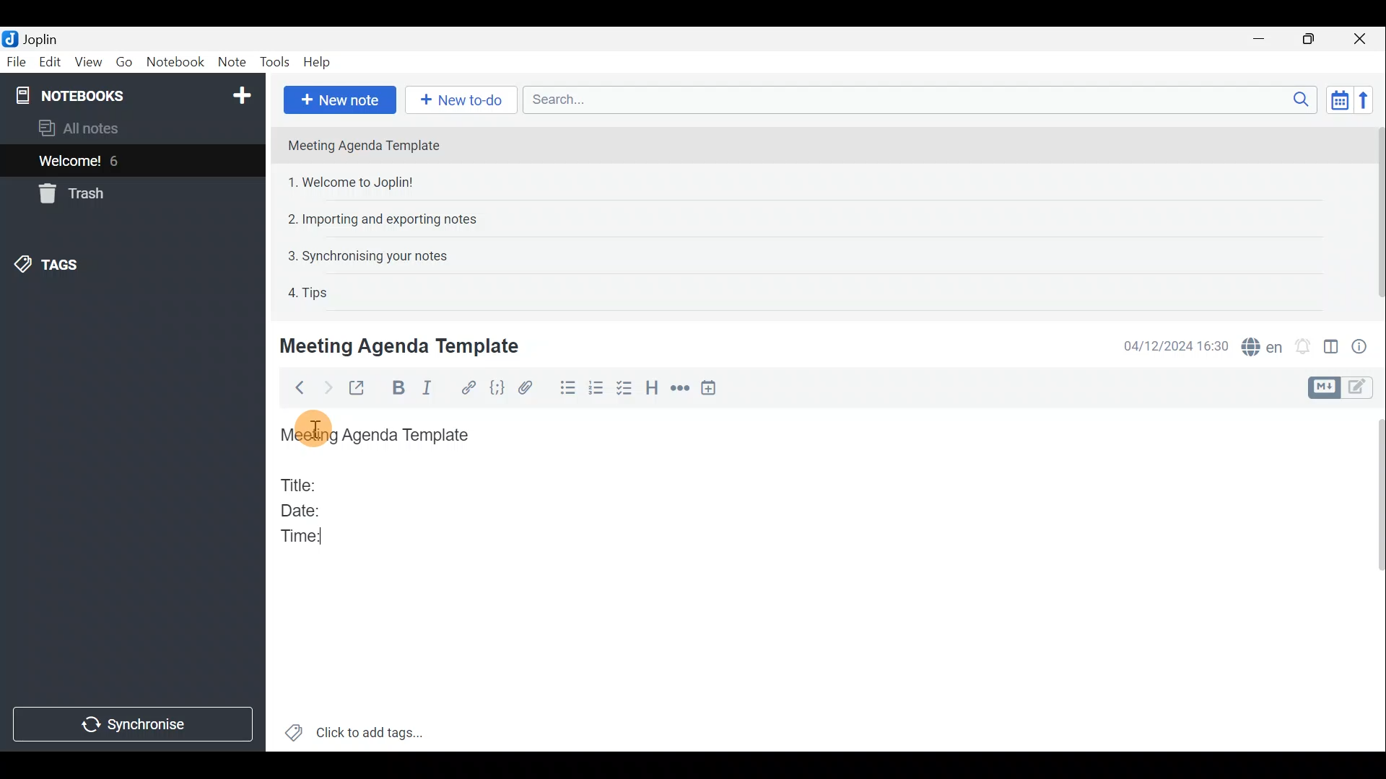 The width and height of the screenshot is (1386, 779). I want to click on Note, so click(230, 59).